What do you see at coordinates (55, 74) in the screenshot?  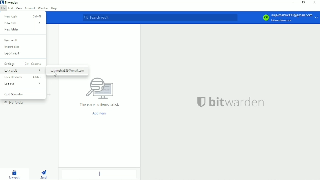 I see `cursor` at bounding box center [55, 74].